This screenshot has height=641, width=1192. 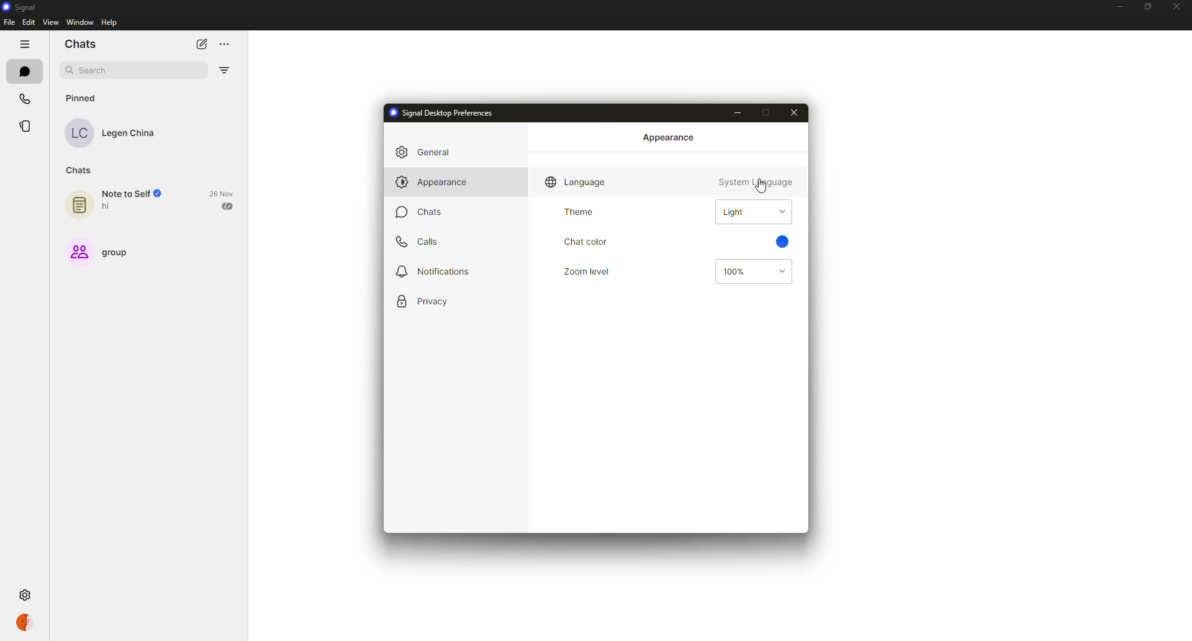 What do you see at coordinates (24, 43) in the screenshot?
I see `hide tabs` at bounding box center [24, 43].